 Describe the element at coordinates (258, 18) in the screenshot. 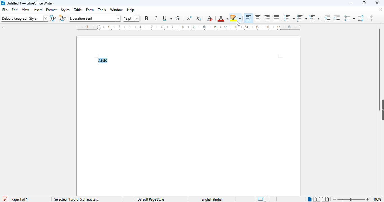

I see `align center` at that location.